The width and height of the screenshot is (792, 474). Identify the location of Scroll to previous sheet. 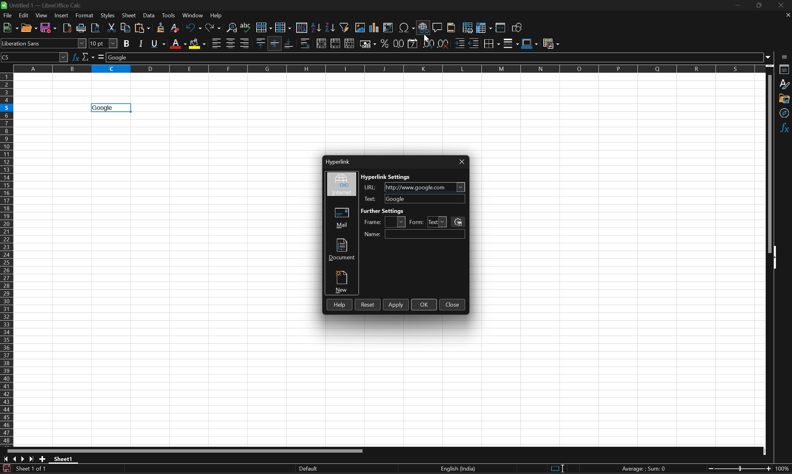
(15, 459).